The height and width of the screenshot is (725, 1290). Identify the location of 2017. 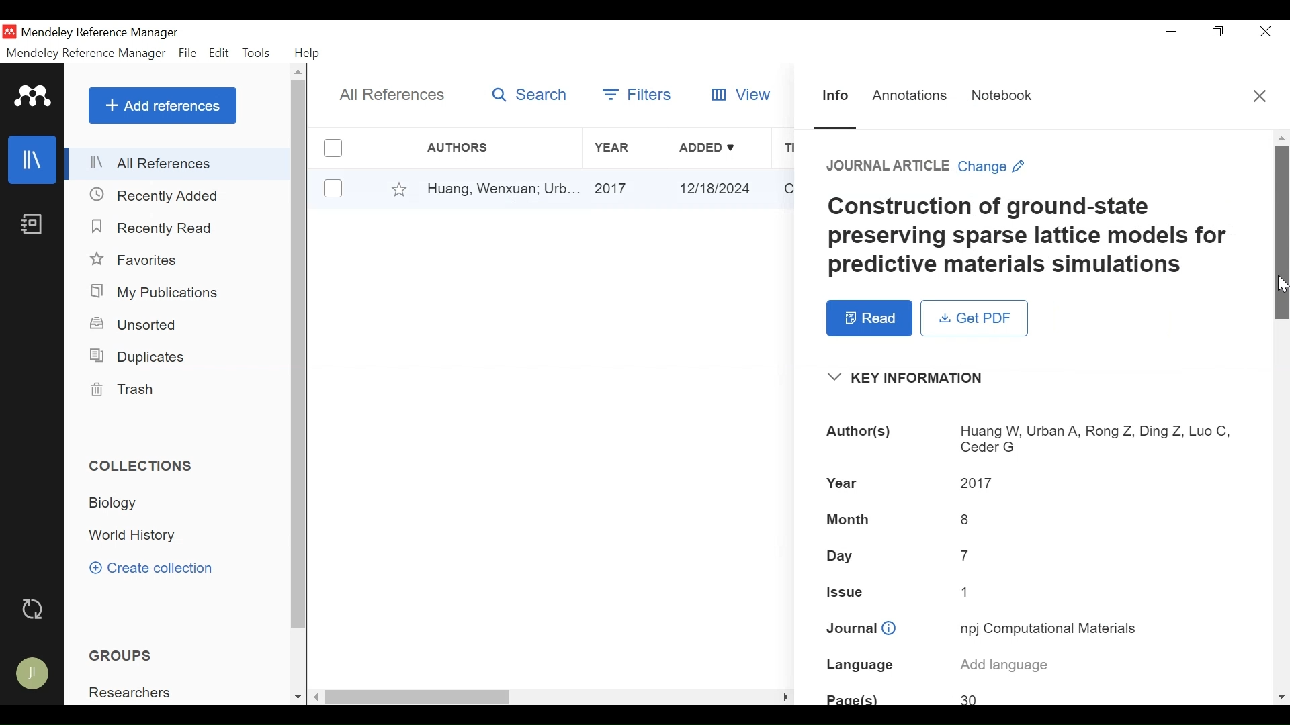
(976, 482).